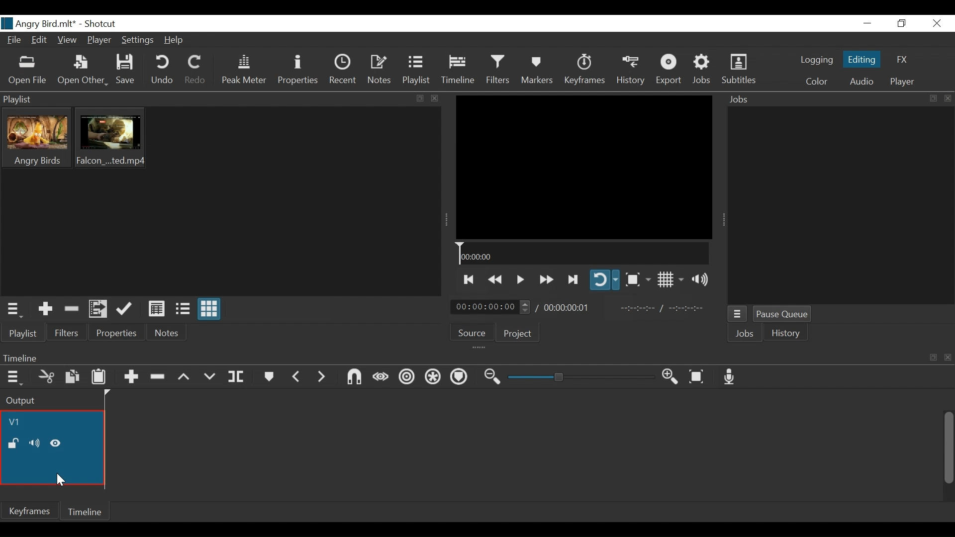 The width and height of the screenshot is (955, 537). I want to click on , so click(297, 70).